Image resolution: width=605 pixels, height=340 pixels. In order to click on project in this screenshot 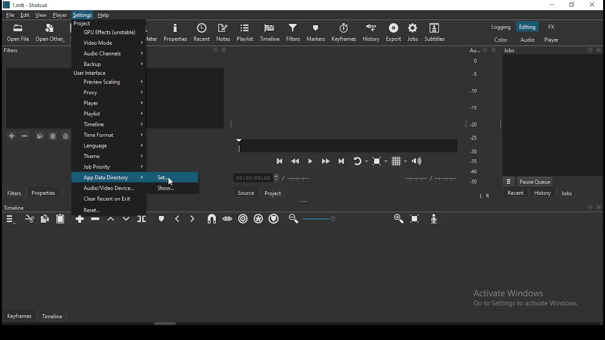, I will do `click(274, 192)`.